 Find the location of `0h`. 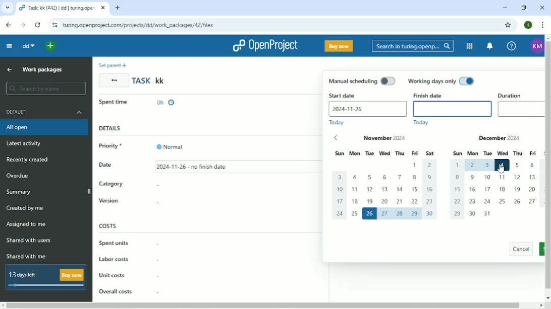

0h is located at coordinates (166, 101).